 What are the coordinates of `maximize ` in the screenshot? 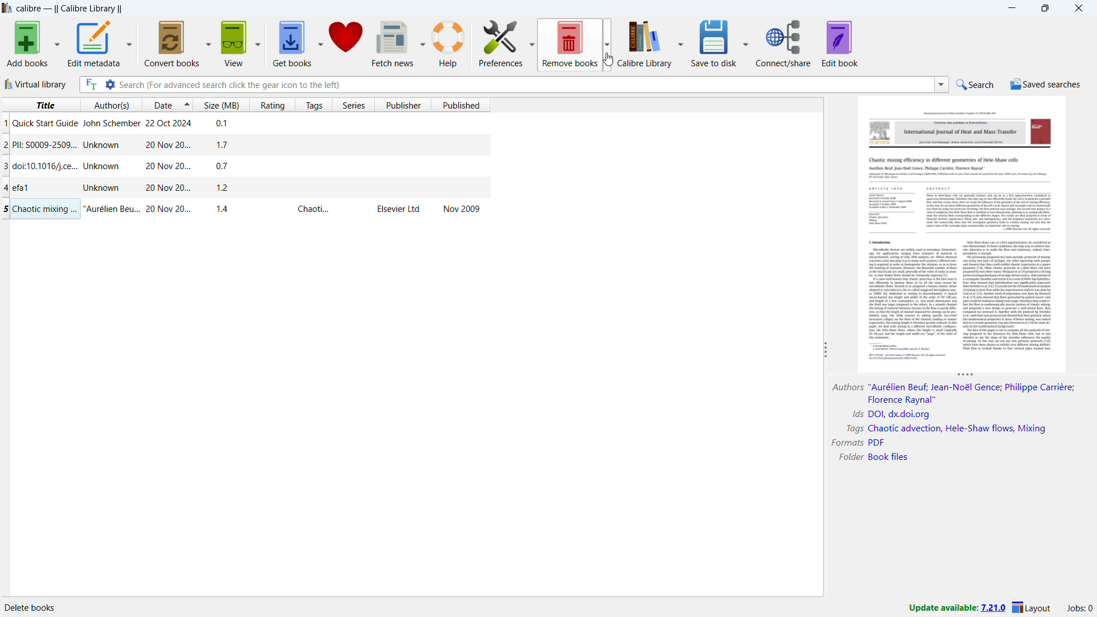 It's located at (1045, 8).